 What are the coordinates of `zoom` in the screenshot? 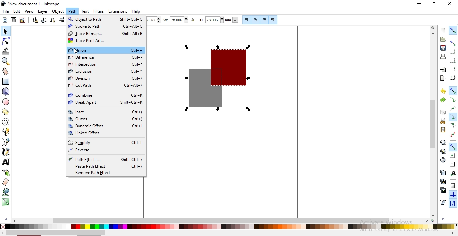 It's located at (433, 28).